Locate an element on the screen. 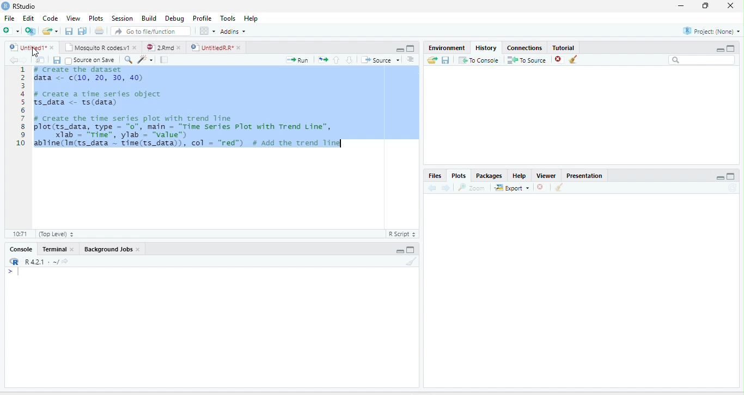 The width and height of the screenshot is (744, 395). minimize is located at coordinates (681, 6).